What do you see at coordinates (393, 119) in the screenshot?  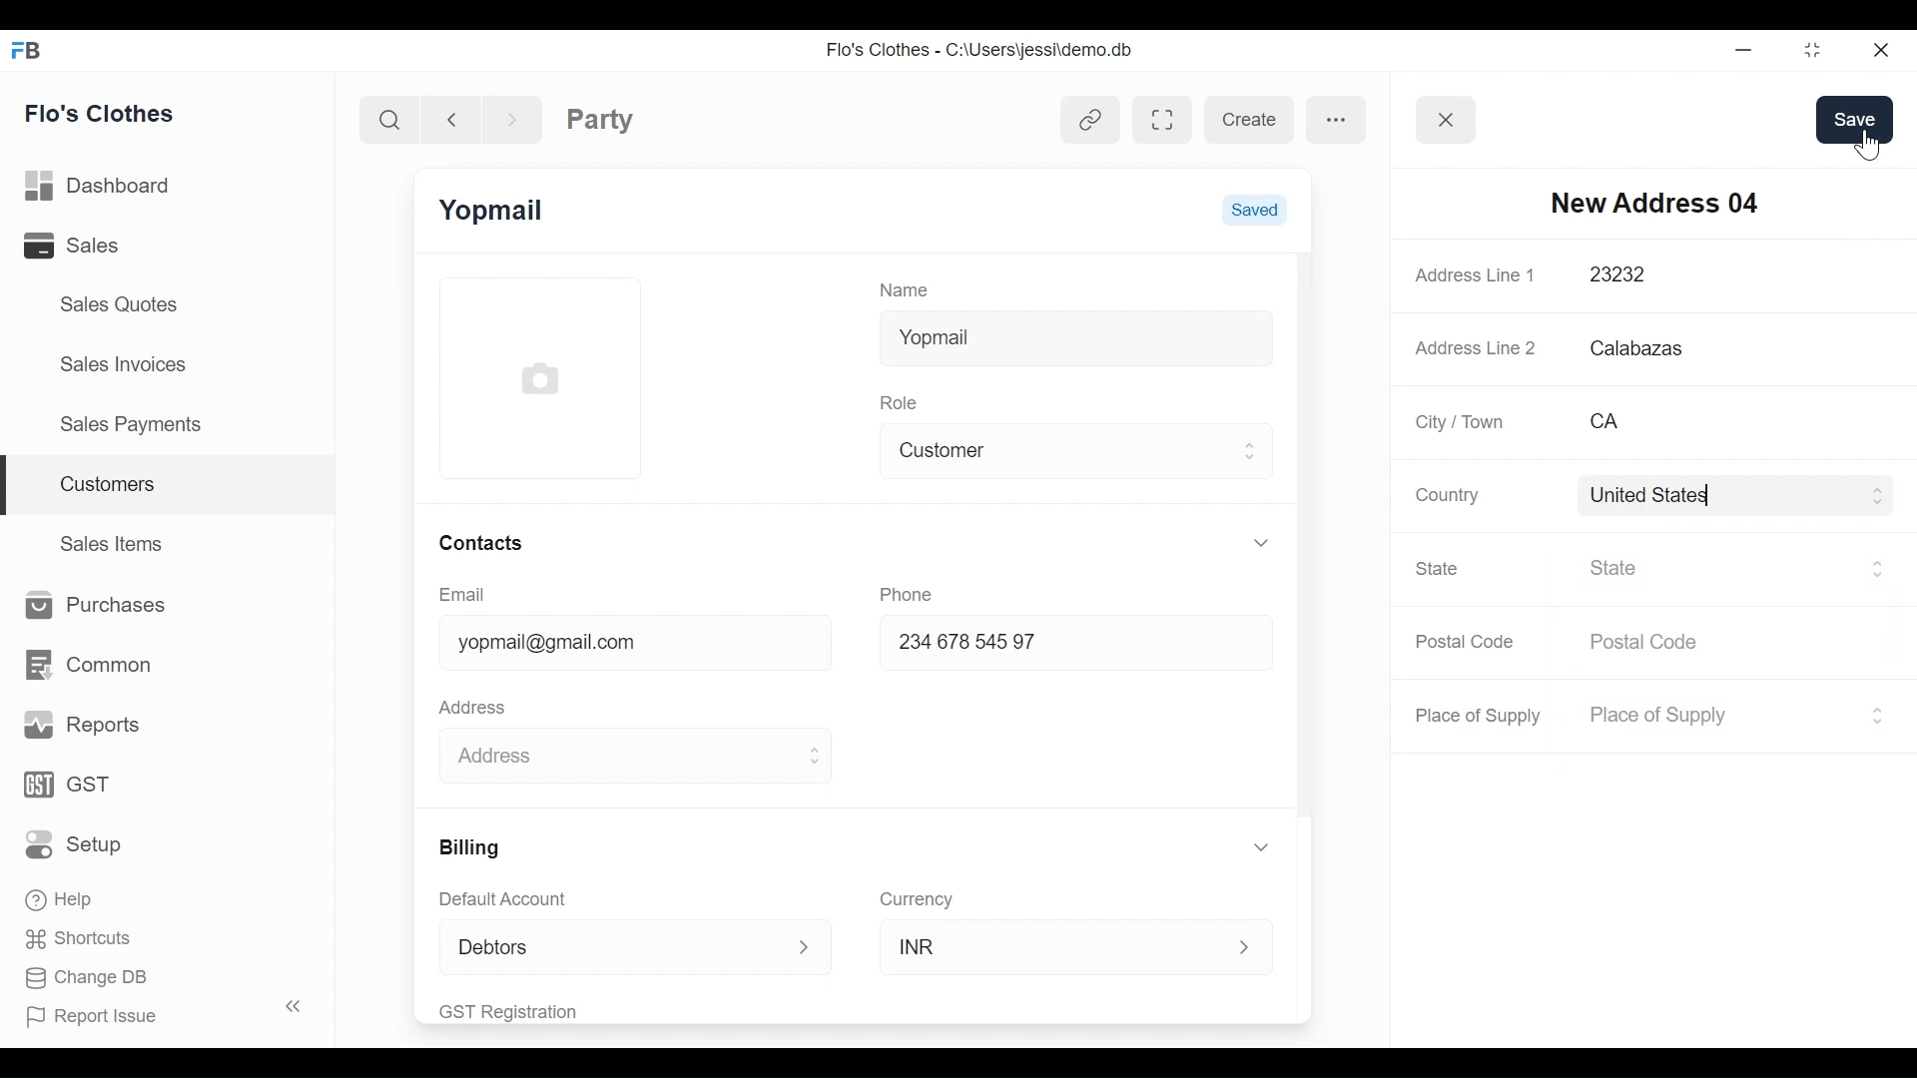 I see `Search` at bounding box center [393, 119].